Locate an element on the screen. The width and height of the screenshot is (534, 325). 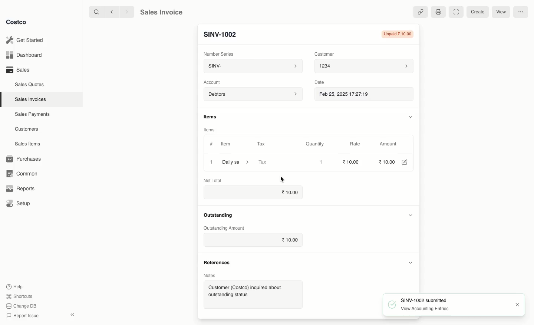
Sales Payments is located at coordinates (31, 115).